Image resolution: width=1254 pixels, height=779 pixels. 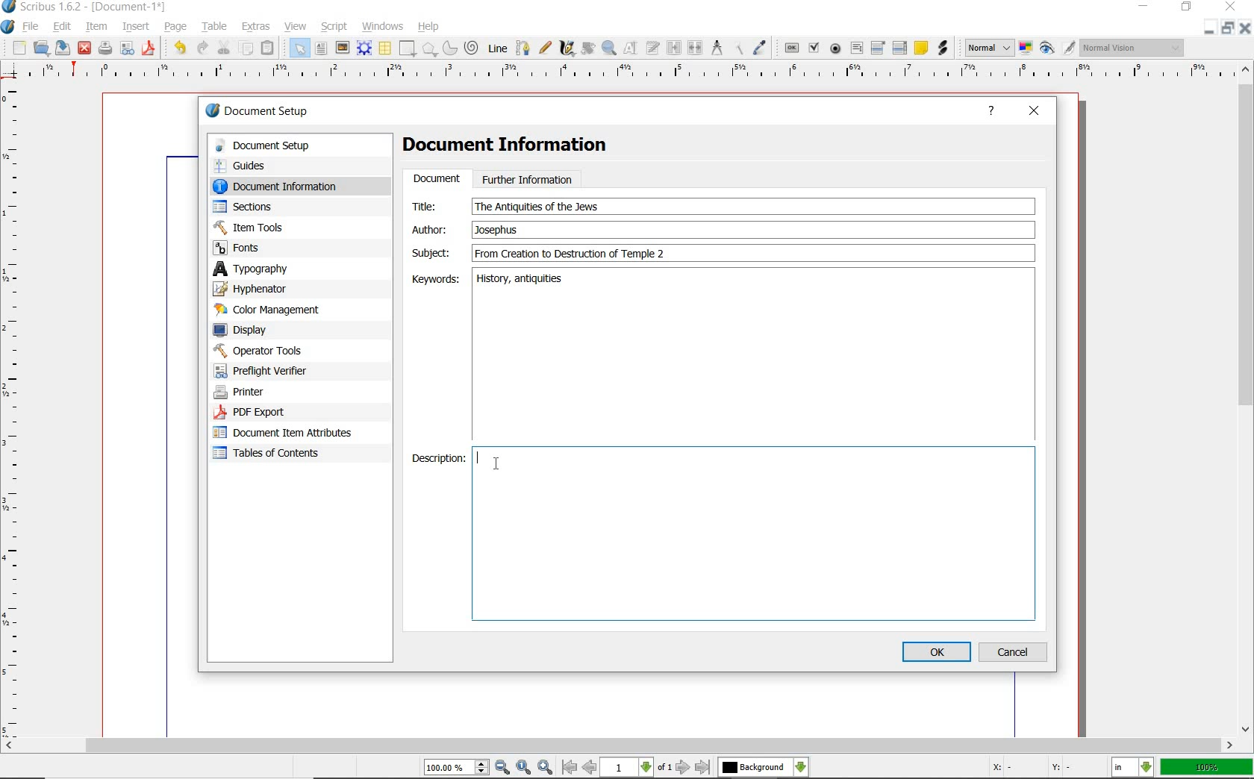 I want to click on pdf push button, so click(x=790, y=48).